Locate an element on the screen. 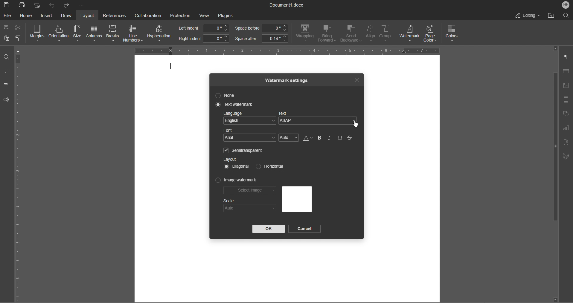  Cancel is located at coordinates (306, 229).